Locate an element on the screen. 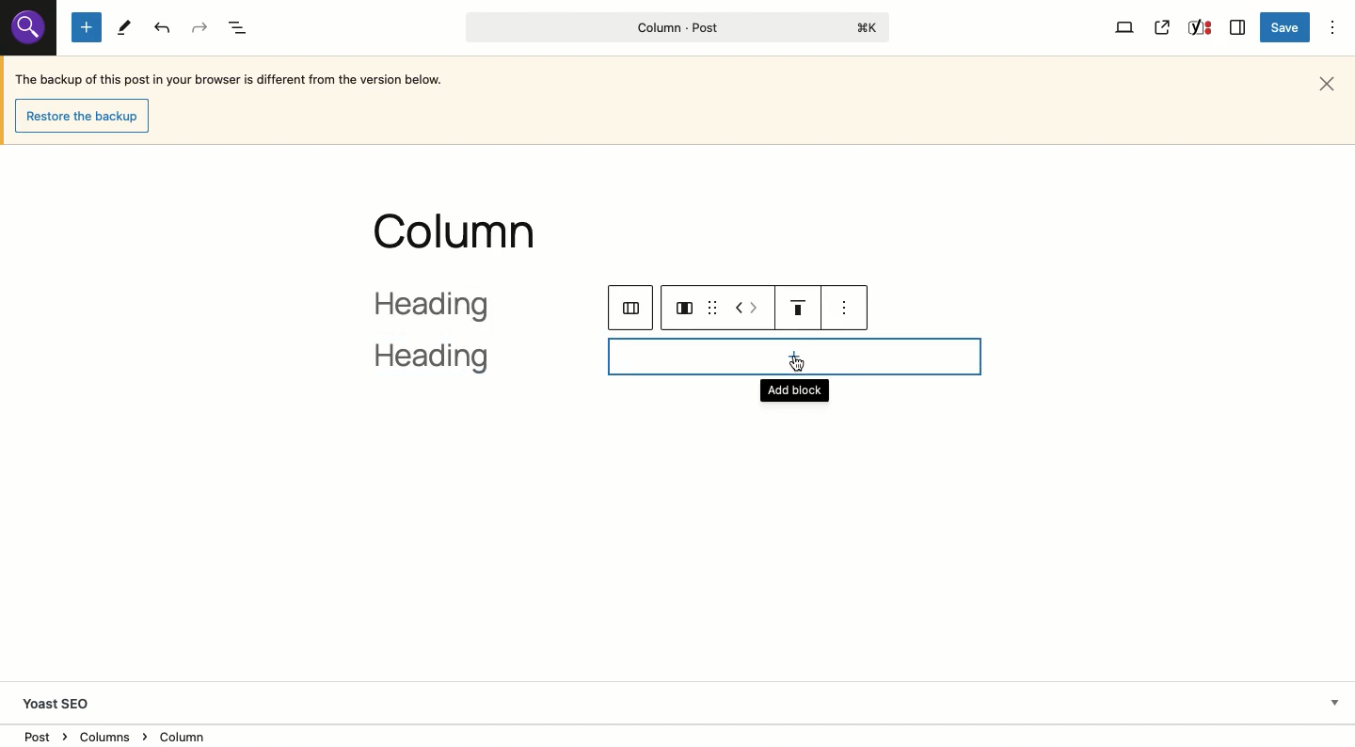 The width and height of the screenshot is (1355, 747). see options is located at coordinates (846, 308).